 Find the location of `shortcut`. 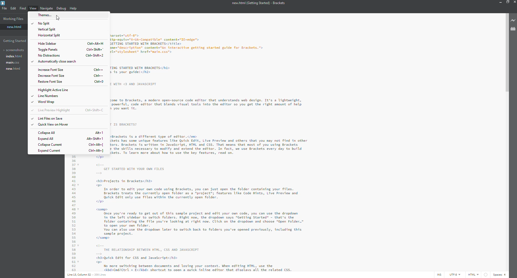

shortcut is located at coordinates (98, 75).